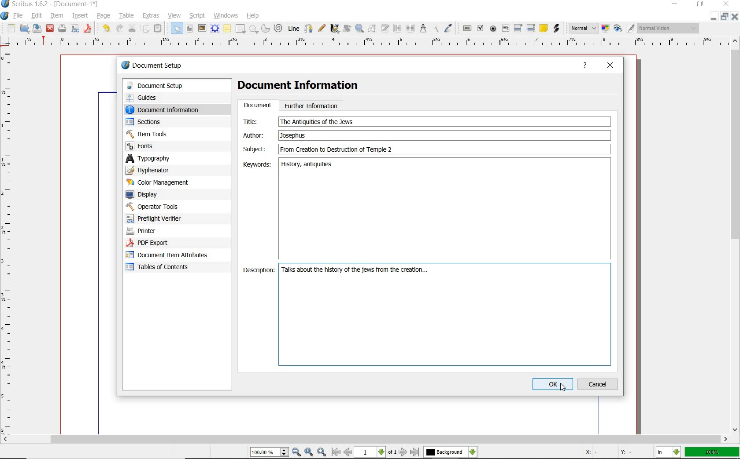  I want to click on preflight verifier, so click(159, 219).